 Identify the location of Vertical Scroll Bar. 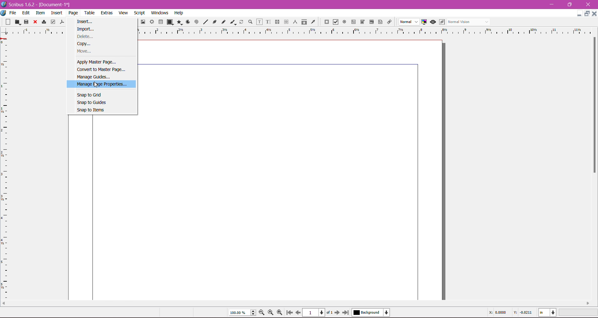
(594, 106).